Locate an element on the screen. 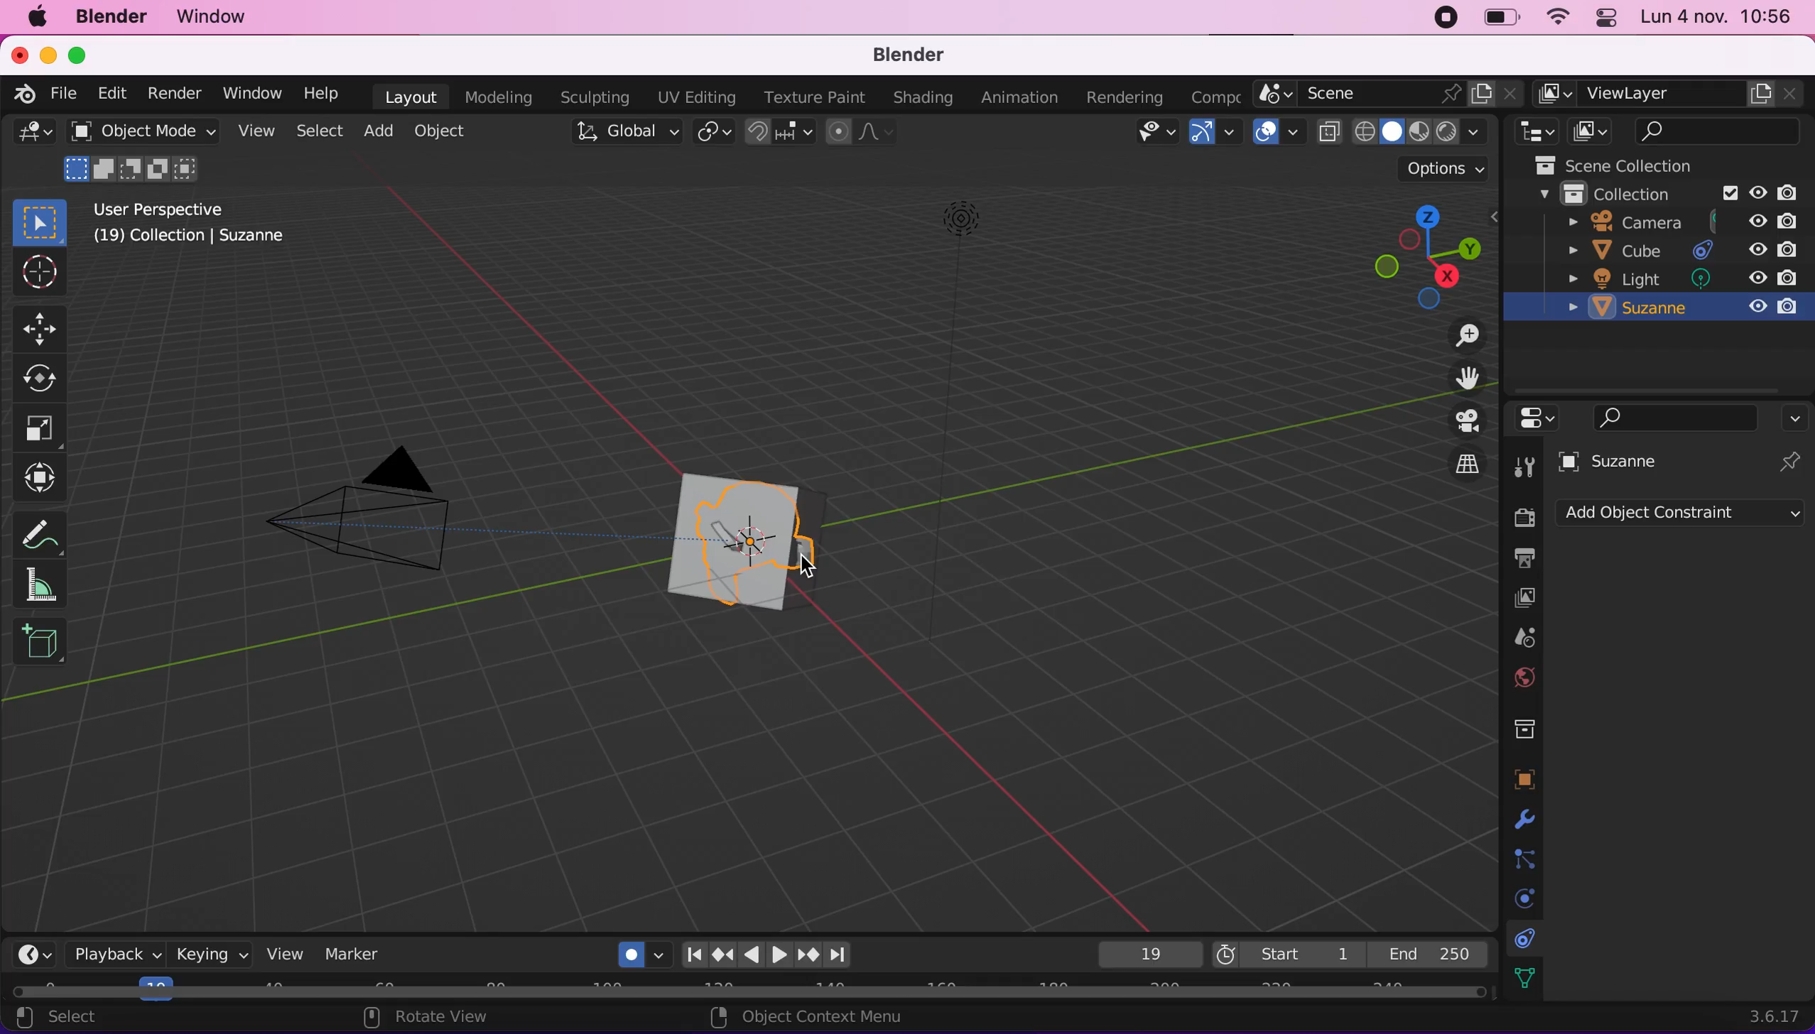  wifi is located at coordinates (1559, 18).